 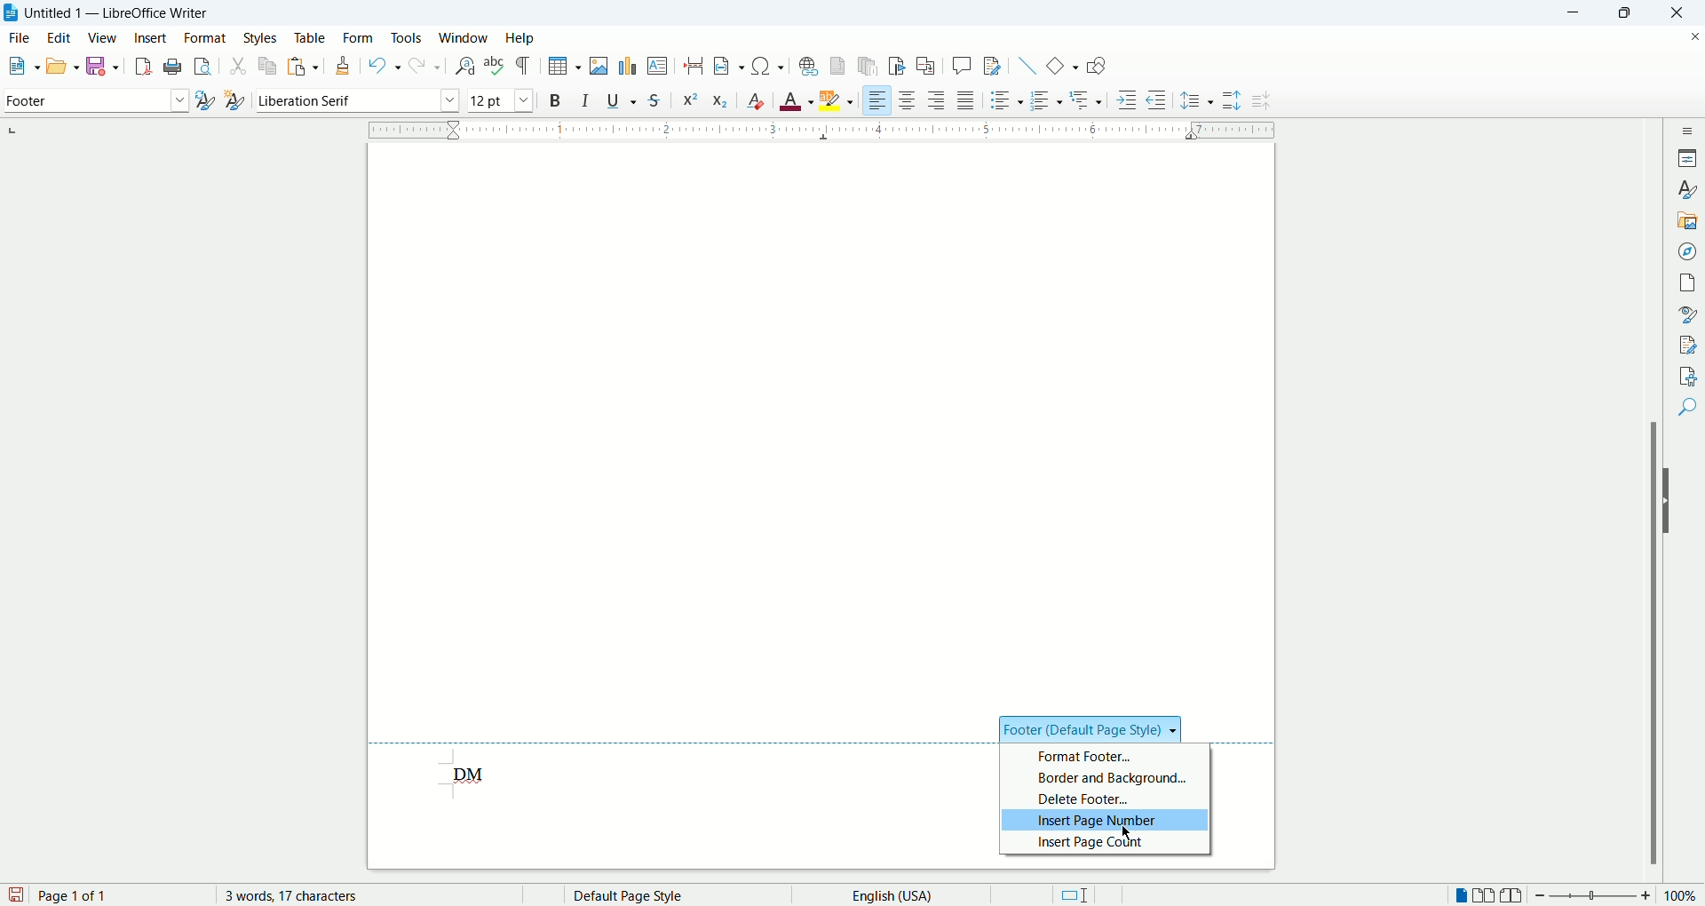 What do you see at coordinates (306, 895) in the screenshot?
I see `word count` at bounding box center [306, 895].